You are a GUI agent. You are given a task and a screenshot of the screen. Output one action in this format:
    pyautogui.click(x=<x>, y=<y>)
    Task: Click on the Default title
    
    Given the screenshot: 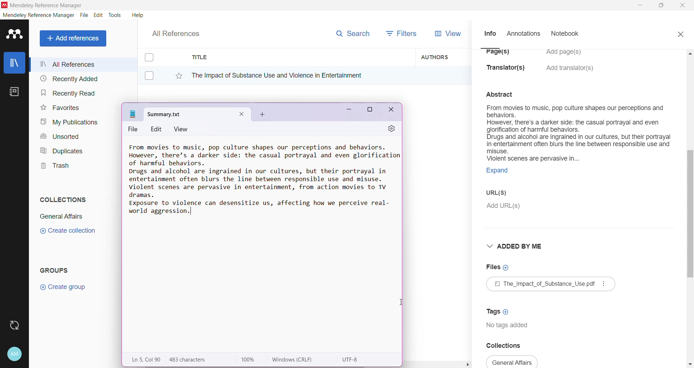 What is the action you would take?
    pyautogui.click(x=197, y=113)
    